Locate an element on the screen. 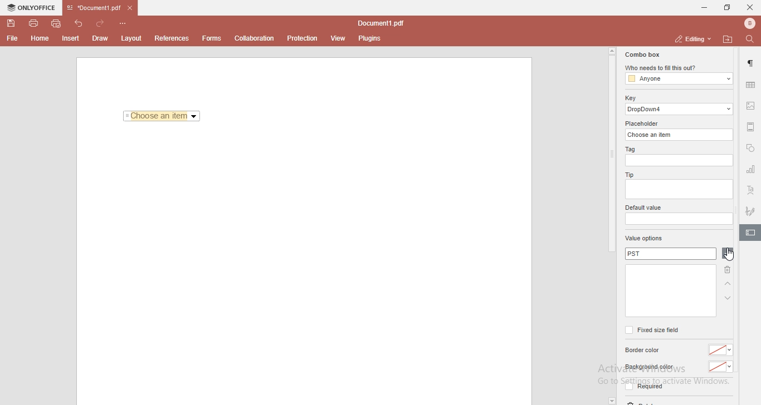  fixed size field is located at coordinates (651, 330).